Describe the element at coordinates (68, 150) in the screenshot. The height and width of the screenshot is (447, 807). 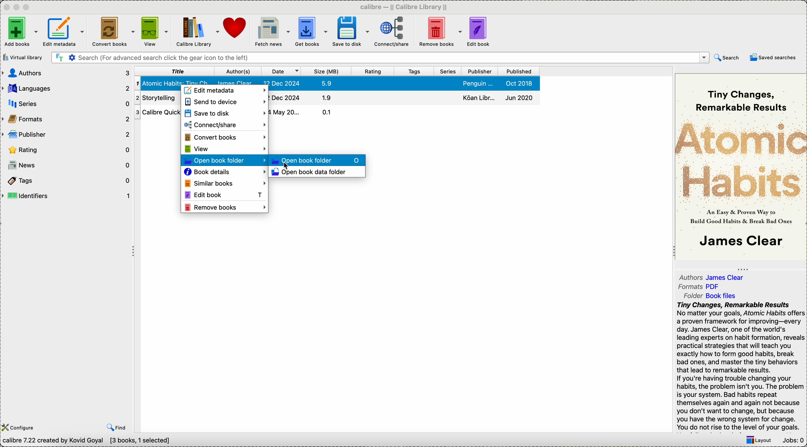
I see `rating` at that location.